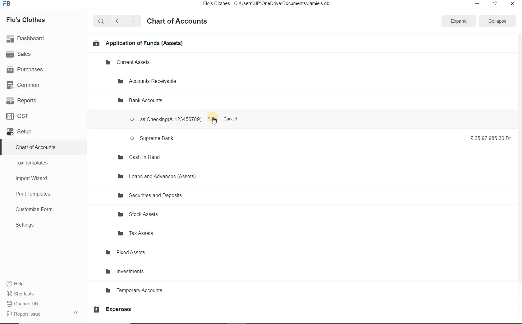 The height and width of the screenshot is (324, 522). What do you see at coordinates (133, 21) in the screenshot?
I see `forward` at bounding box center [133, 21].